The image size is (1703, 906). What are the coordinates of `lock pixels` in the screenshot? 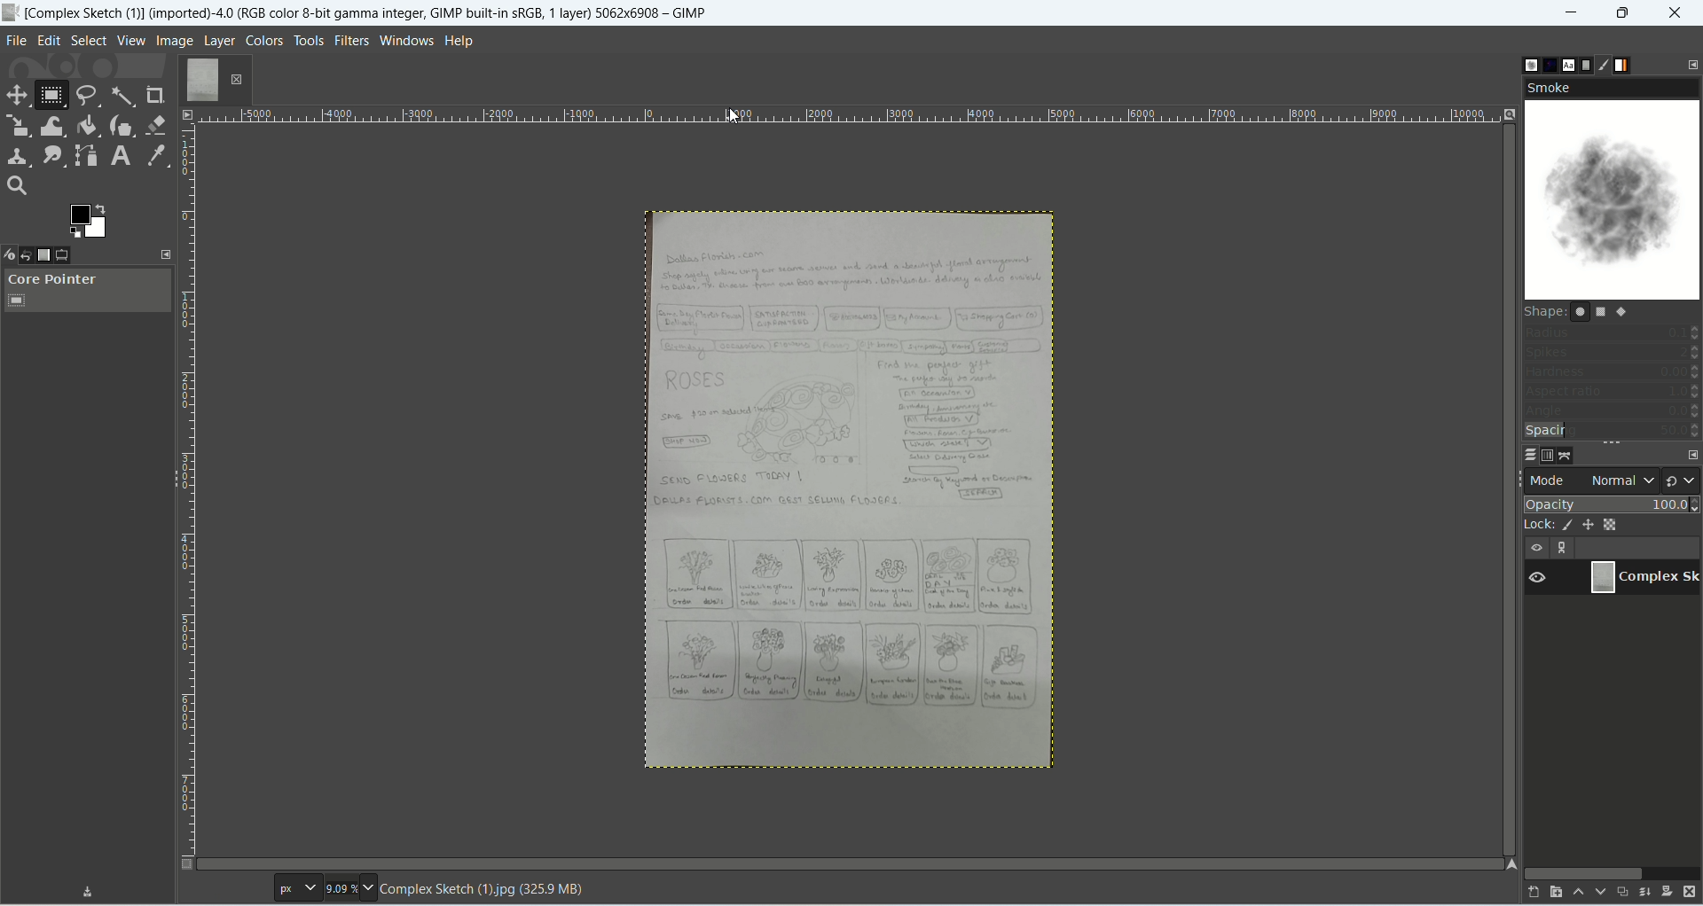 It's located at (1566, 526).